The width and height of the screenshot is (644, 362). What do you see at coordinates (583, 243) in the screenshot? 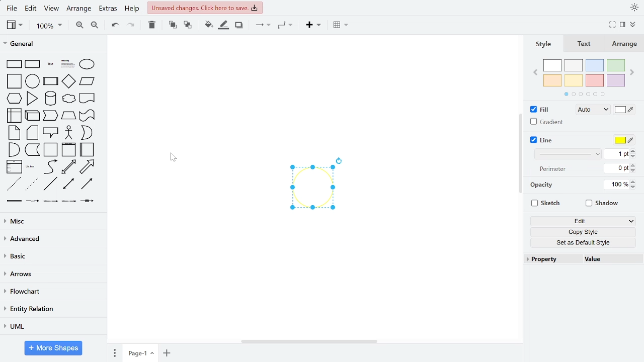
I see `set as default style` at bounding box center [583, 243].